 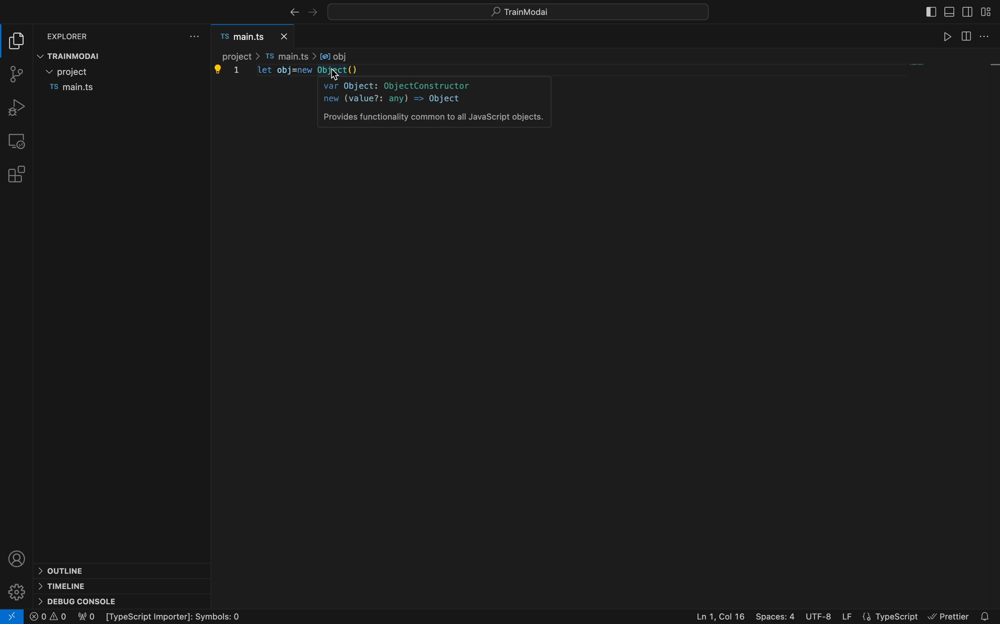 What do you see at coordinates (195, 36) in the screenshot?
I see `file settings` at bounding box center [195, 36].